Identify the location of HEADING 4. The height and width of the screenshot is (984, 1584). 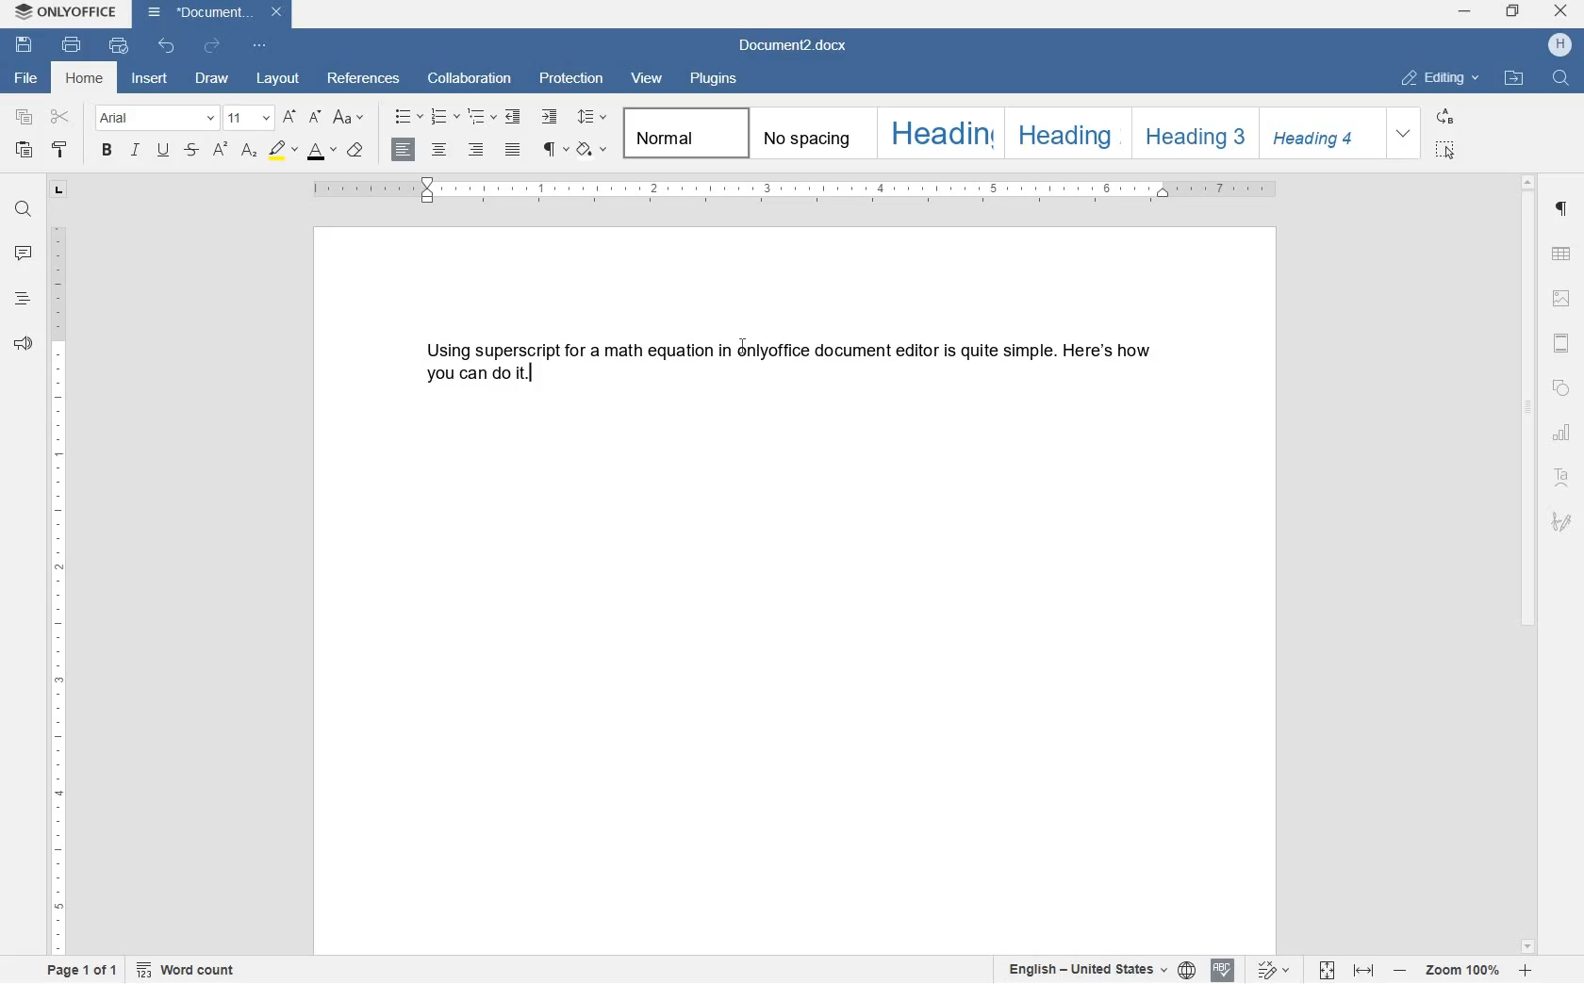
(1320, 134).